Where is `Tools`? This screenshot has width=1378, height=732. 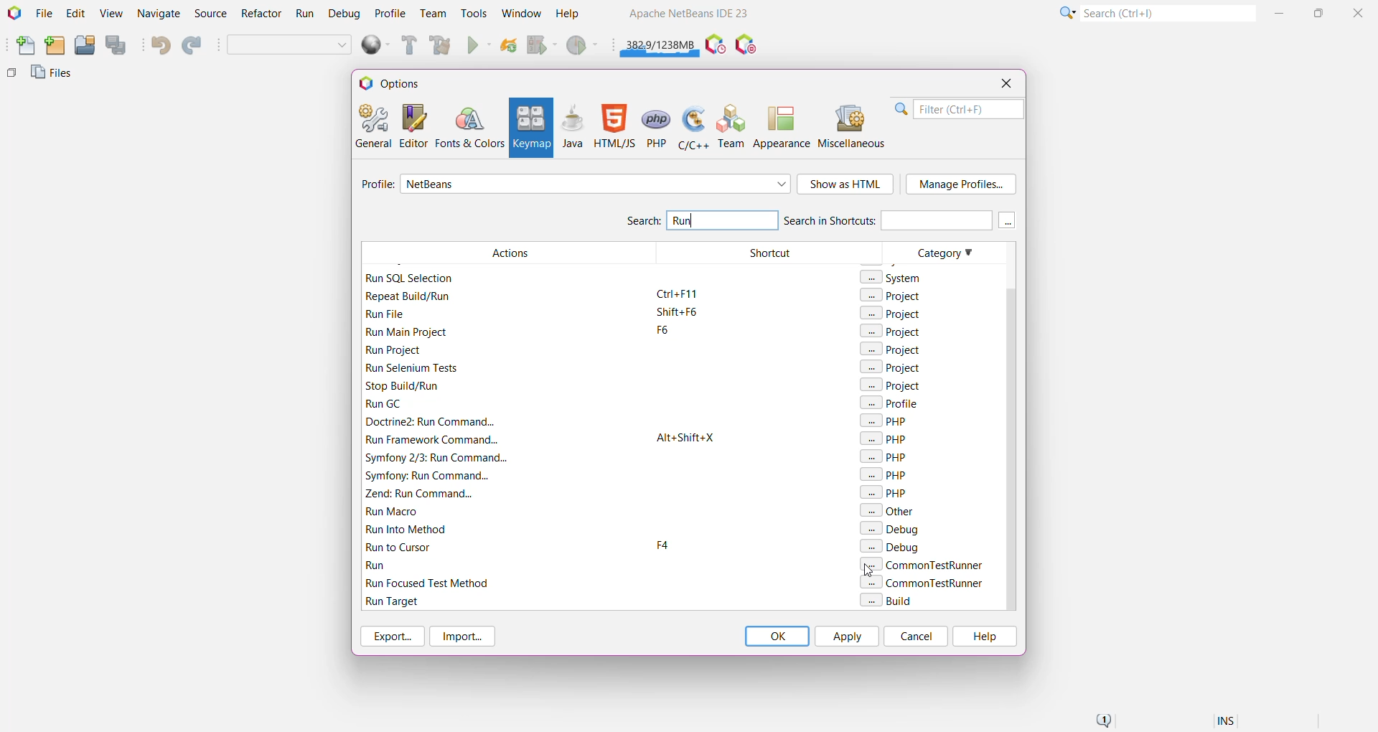 Tools is located at coordinates (474, 12).